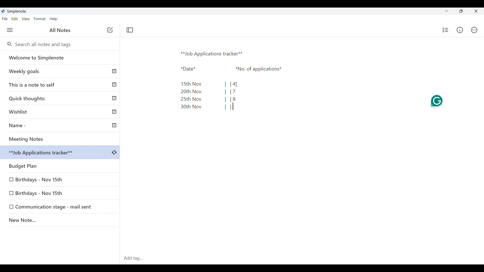 The width and height of the screenshot is (484, 272). I want to click on Menu, so click(10, 30).